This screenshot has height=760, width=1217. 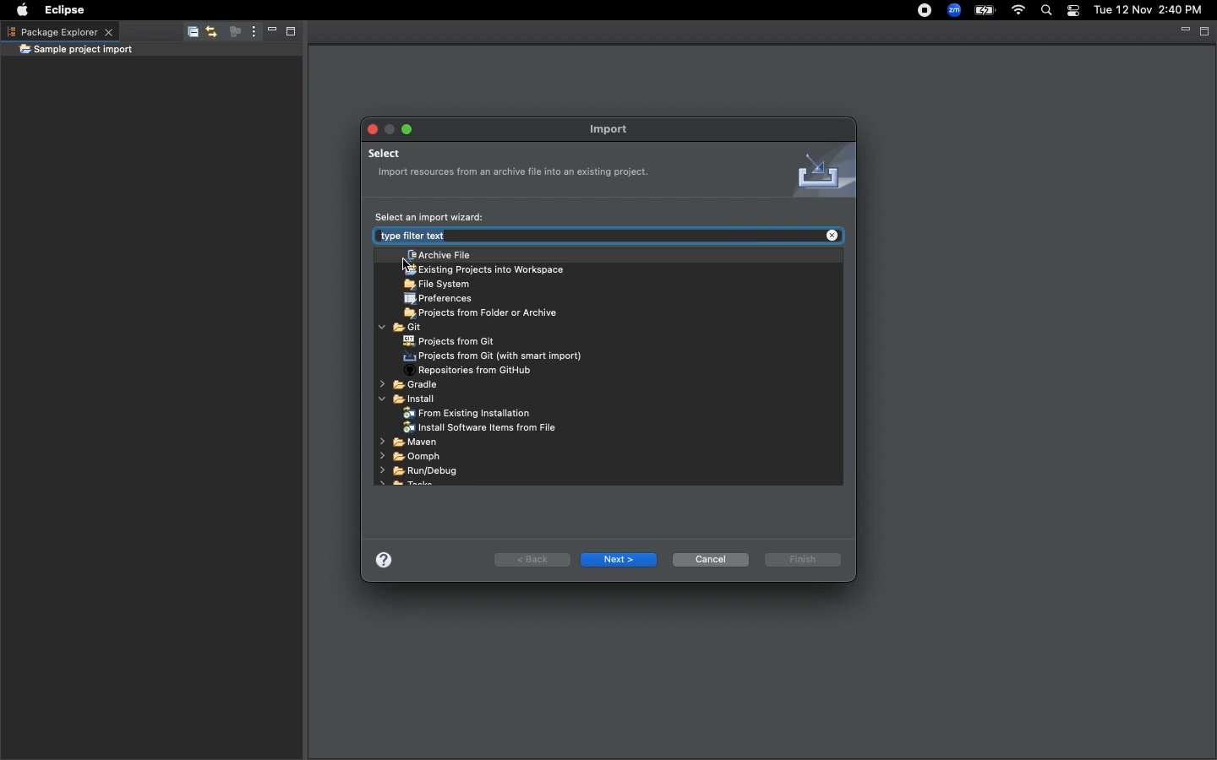 I want to click on Install software items from file, so click(x=483, y=428).